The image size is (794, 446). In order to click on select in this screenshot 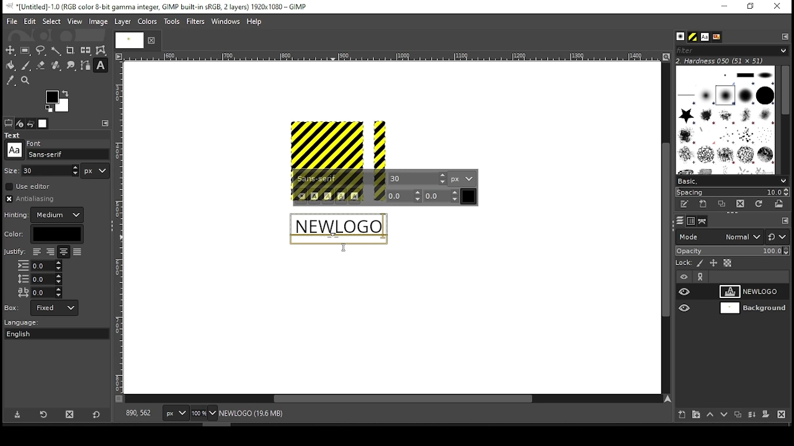, I will do `click(51, 20)`.